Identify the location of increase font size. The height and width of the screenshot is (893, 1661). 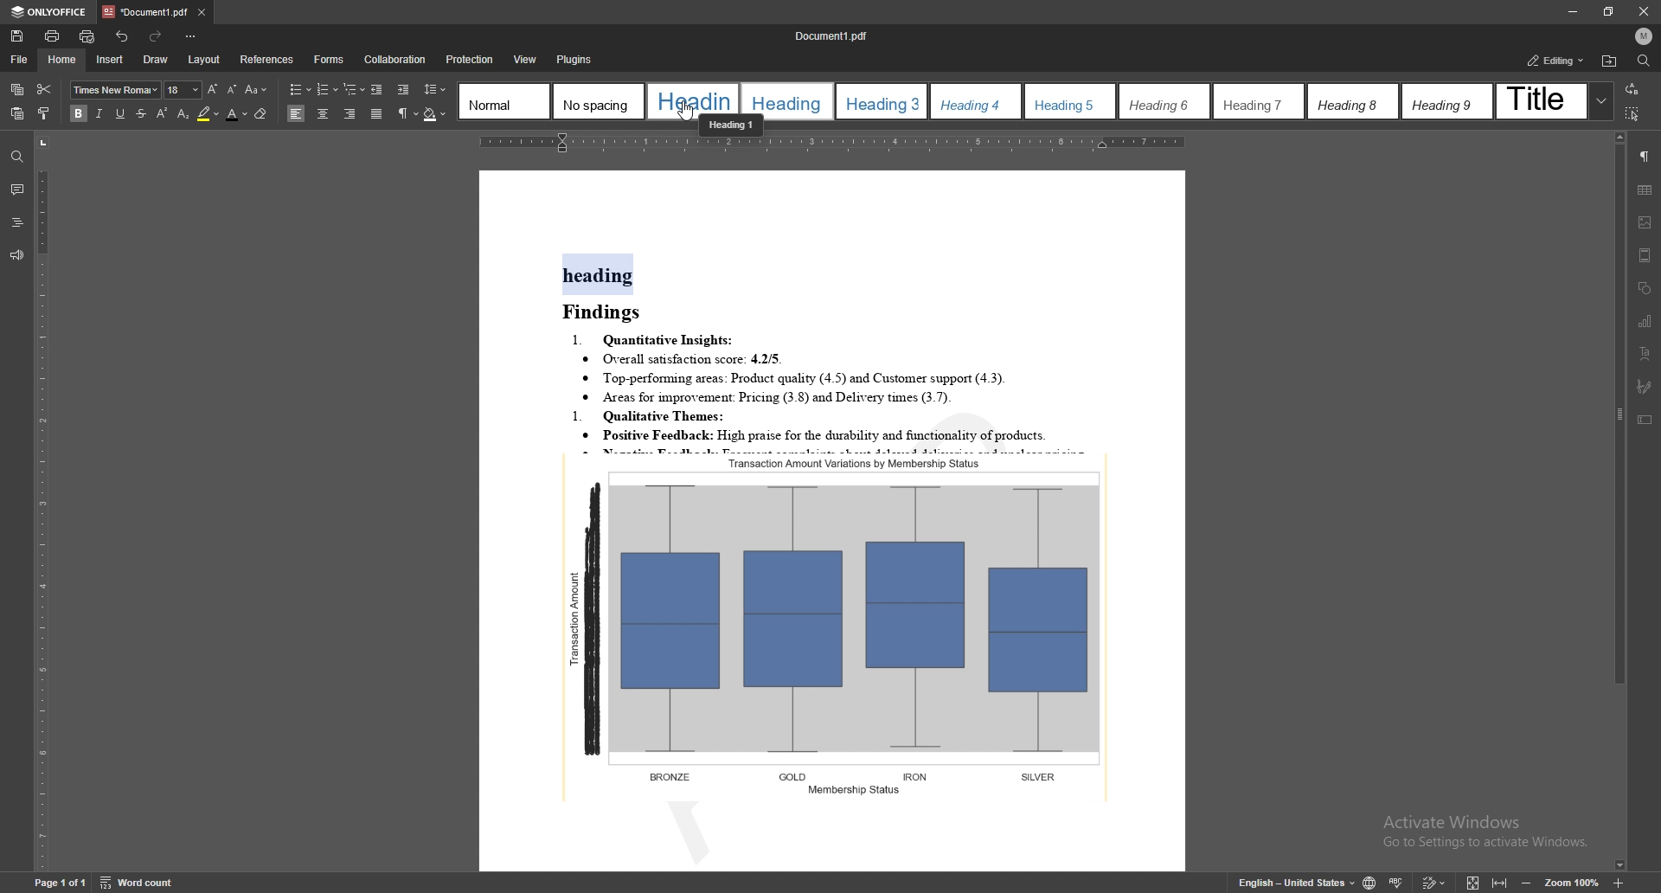
(212, 89).